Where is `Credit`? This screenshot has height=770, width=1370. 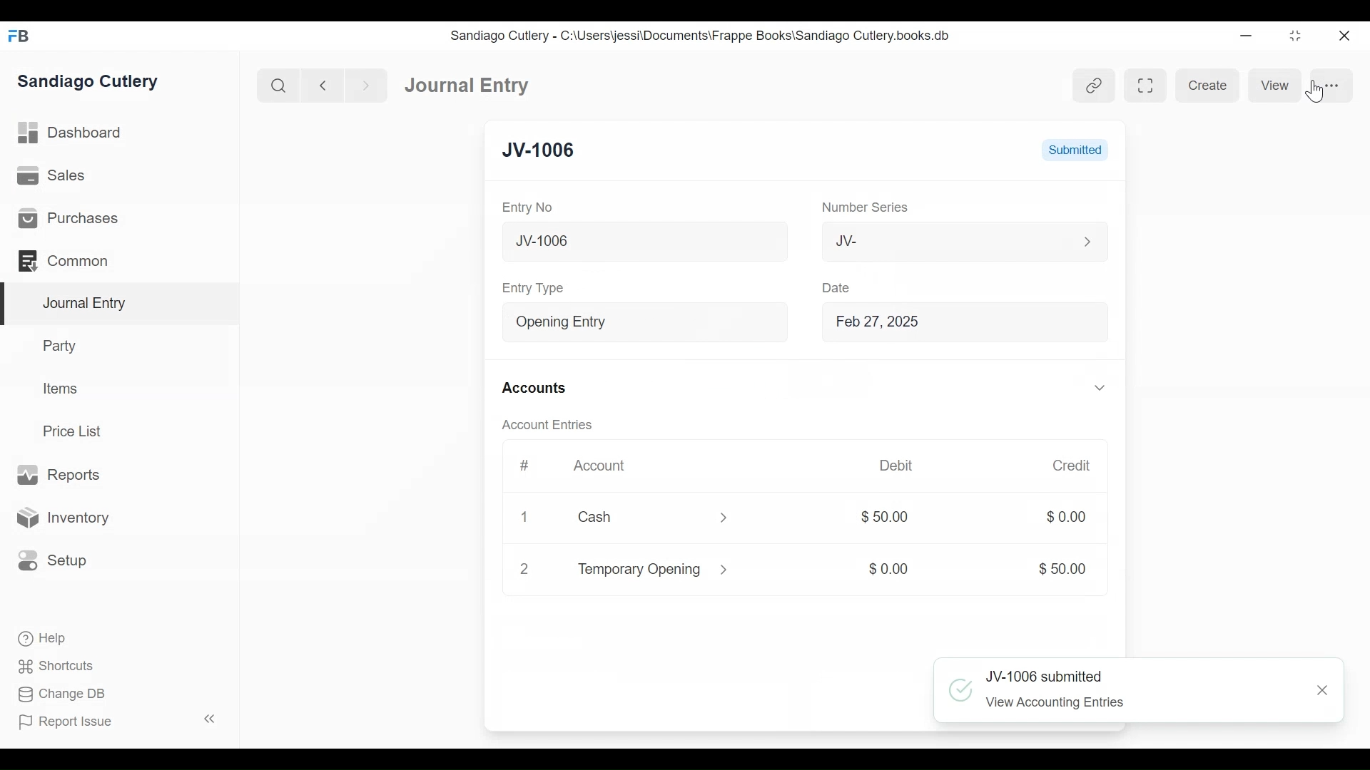
Credit is located at coordinates (1063, 466).